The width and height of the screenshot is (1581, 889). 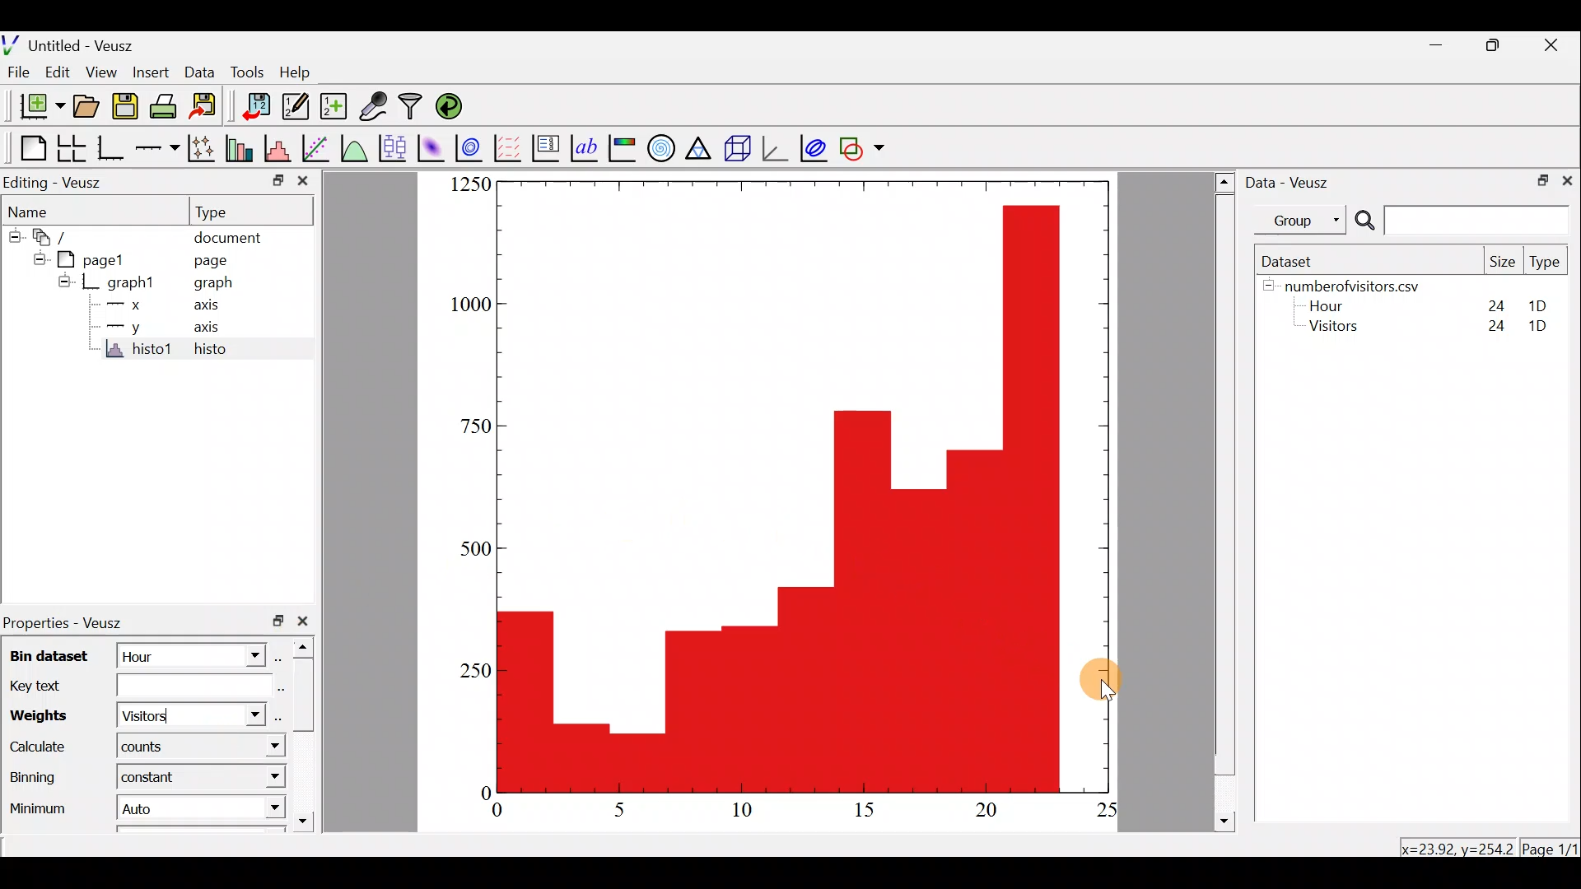 What do you see at coordinates (250, 809) in the screenshot?
I see `Minimum dropdown` at bounding box center [250, 809].